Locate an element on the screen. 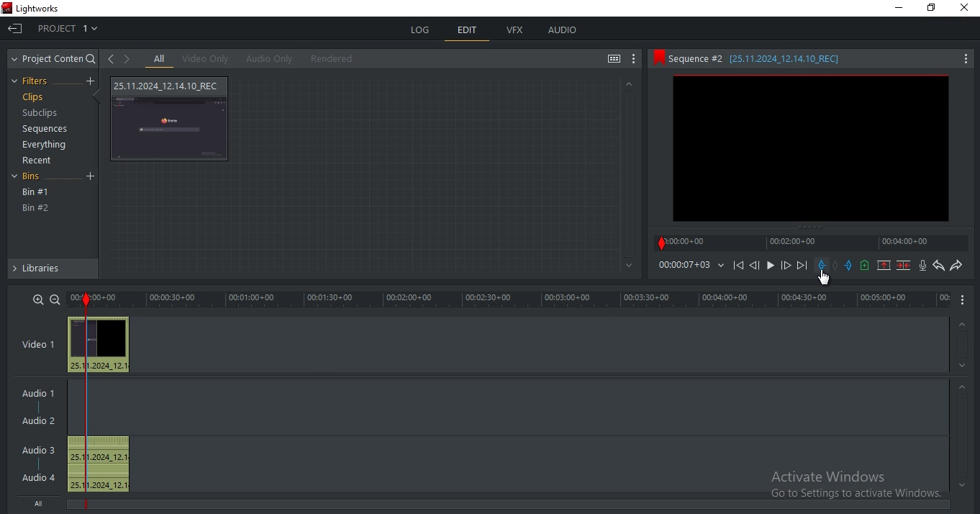  add a in mark is located at coordinates (822, 266).